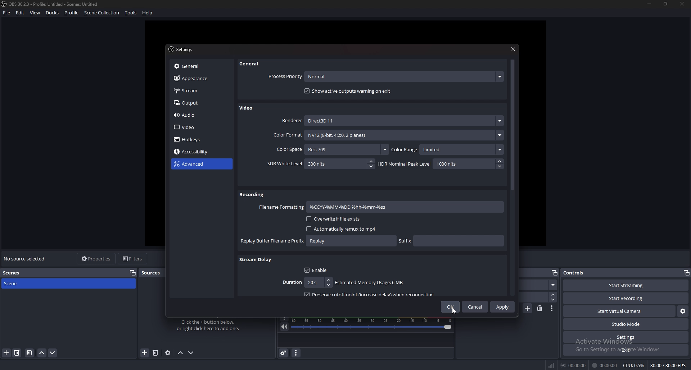 This screenshot has height=370, width=691. I want to click on NV12(B-bit 4:20. 2 planes), so click(404, 135).